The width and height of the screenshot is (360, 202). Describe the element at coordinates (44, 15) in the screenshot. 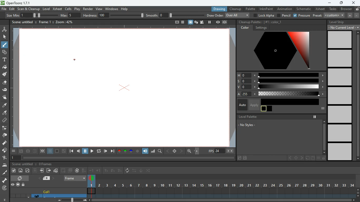

I see `size` at that location.